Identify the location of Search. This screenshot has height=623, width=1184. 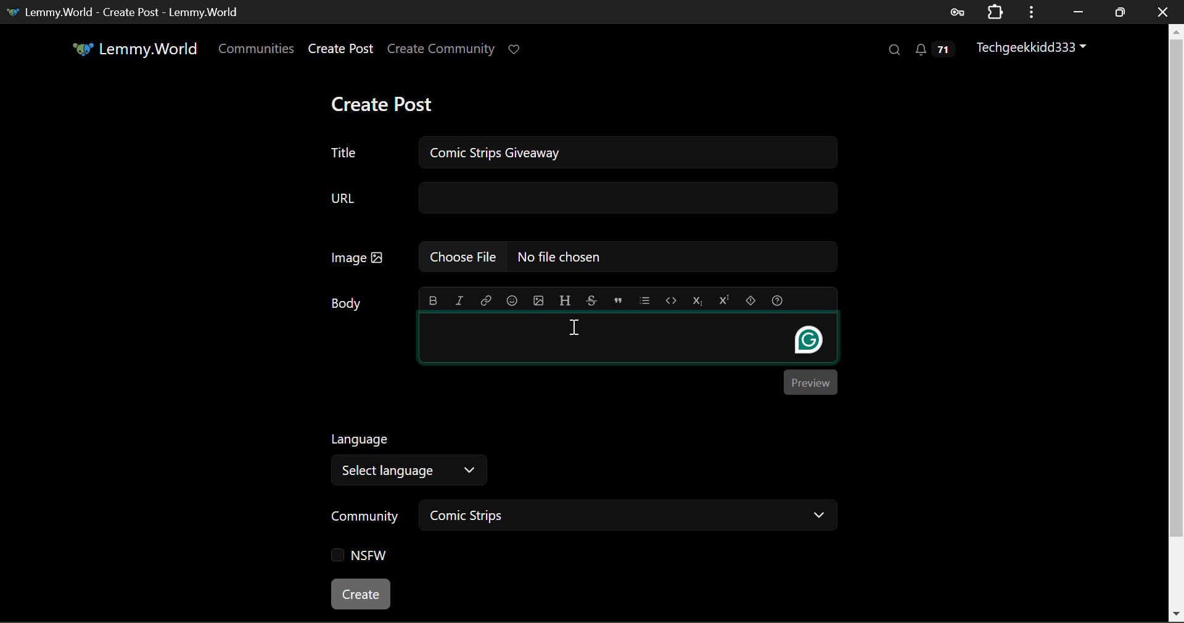
(894, 51).